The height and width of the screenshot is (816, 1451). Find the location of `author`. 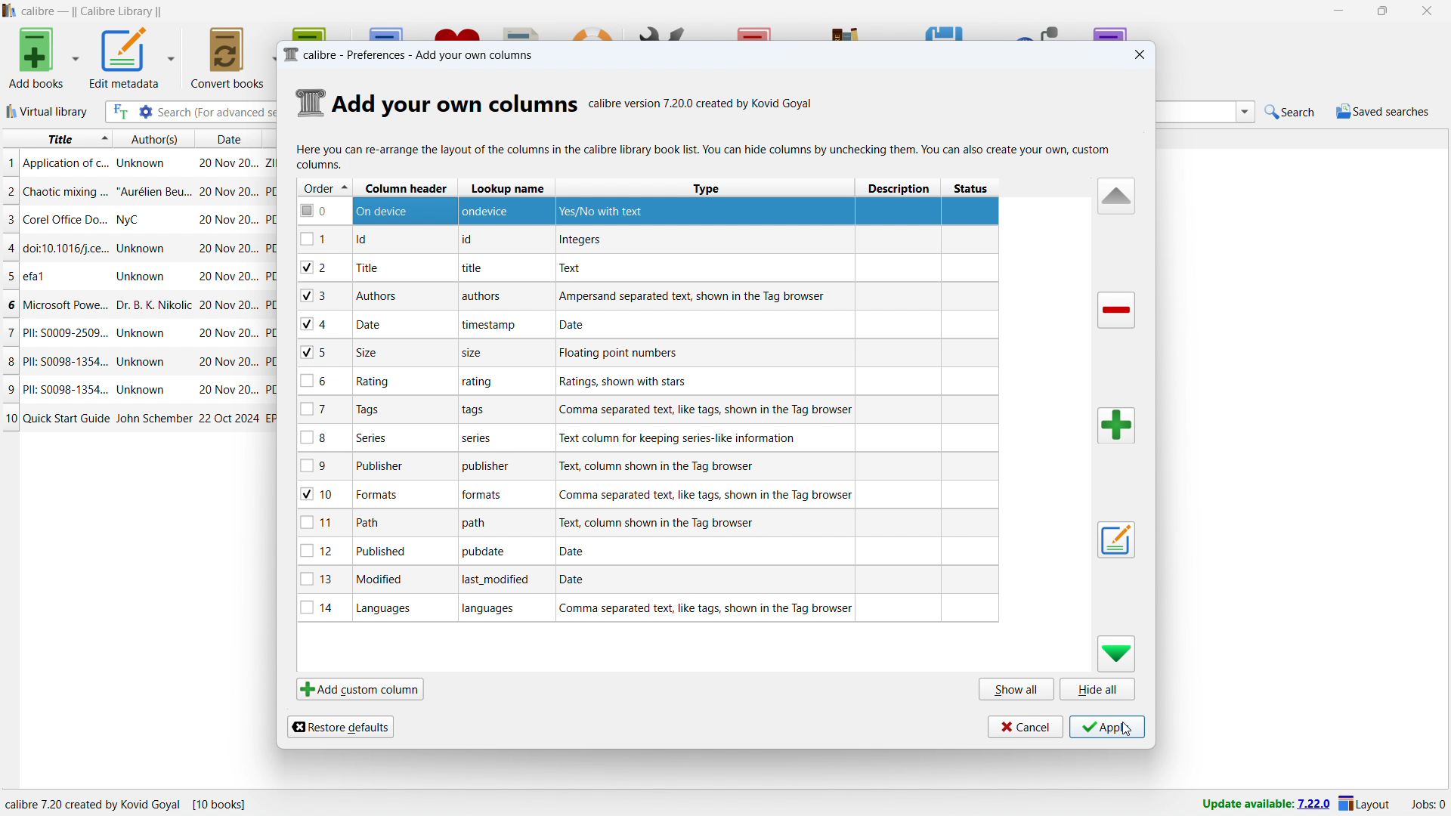

author is located at coordinates (145, 335).